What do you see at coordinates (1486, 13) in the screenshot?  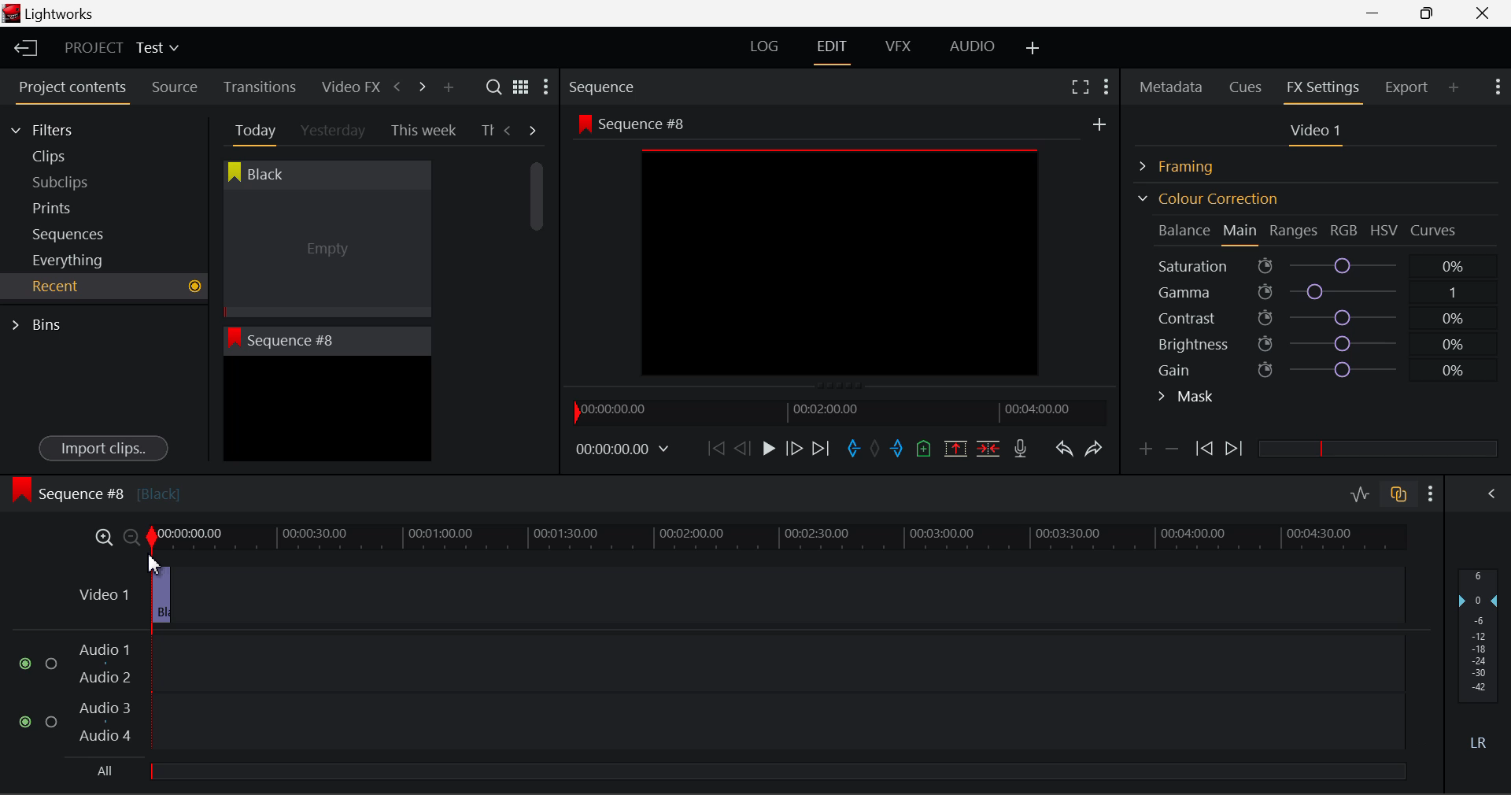 I see `Close` at bounding box center [1486, 13].